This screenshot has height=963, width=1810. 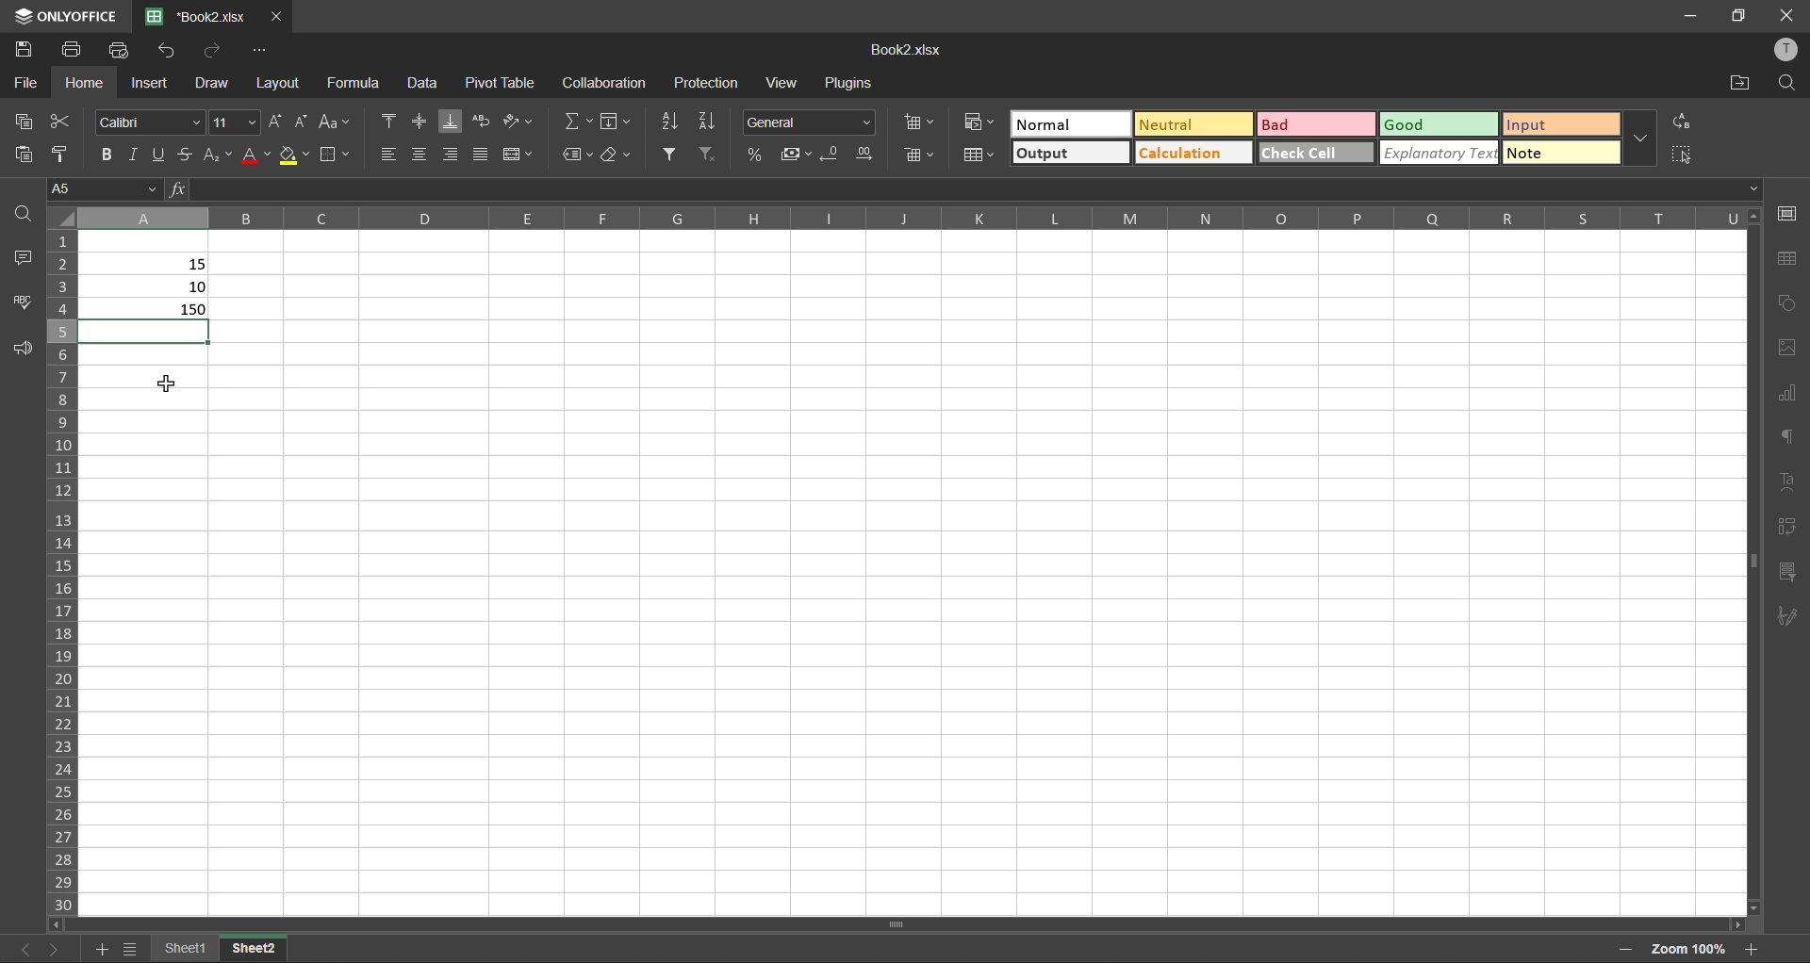 What do you see at coordinates (481, 155) in the screenshot?
I see `justified` at bounding box center [481, 155].